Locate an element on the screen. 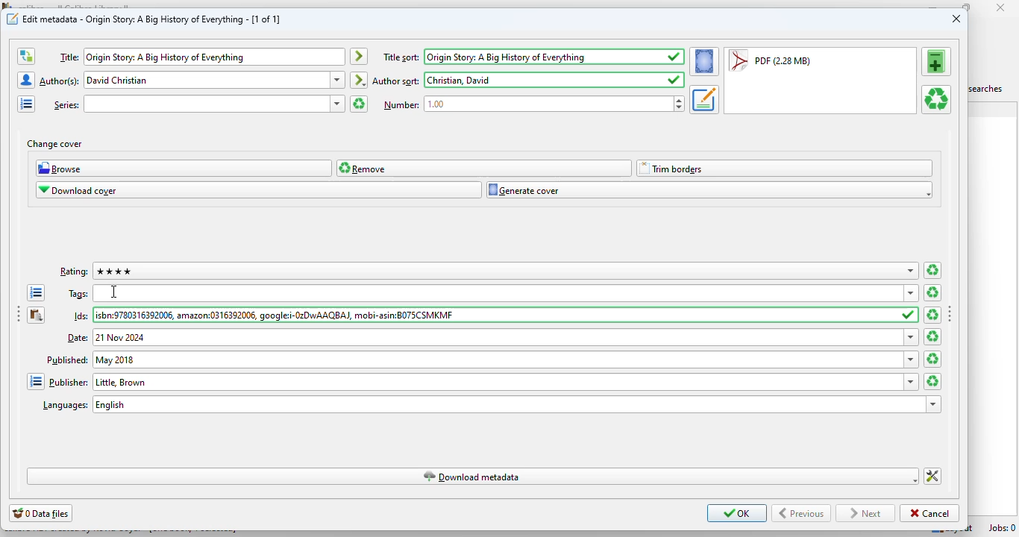 Image resolution: width=1019 pixels, height=537 pixels. Author(s): David Christian is located at coordinates (207, 81).